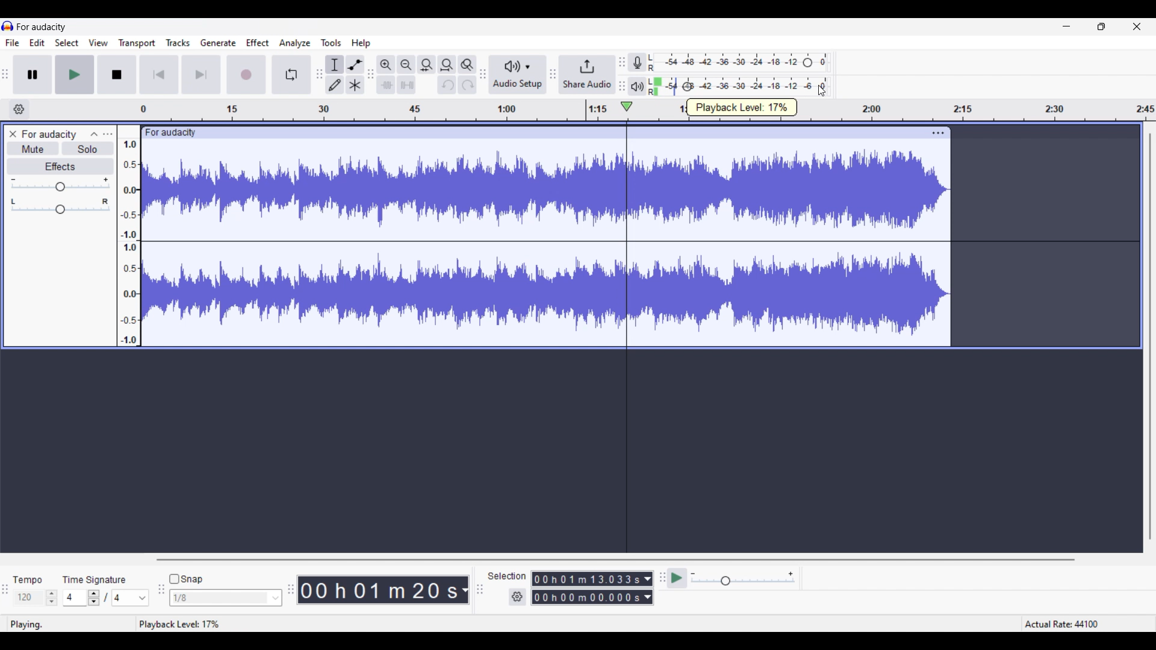 Image resolution: width=1156 pixels, height=650 pixels. What do you see at coordinates (60, 184) in the screenshot?
I see `Volume slider` at bounding box center [60, 184].